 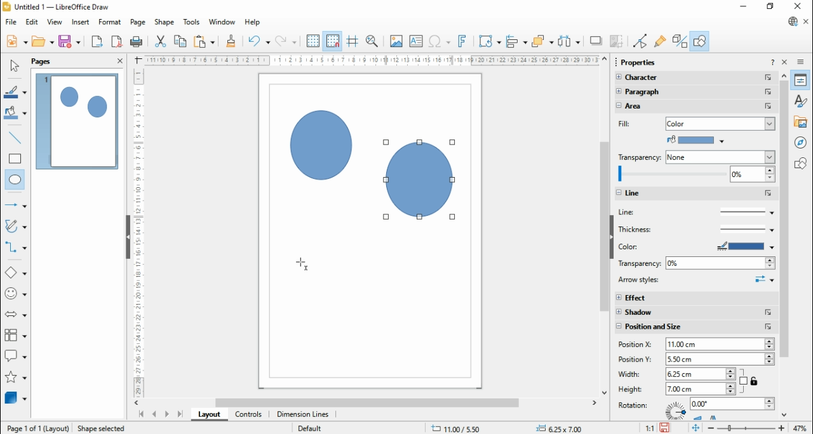 What do you see at coordinates (396, 41) in the screenshot?
I see `insert image` at bounding box center [396, 41].